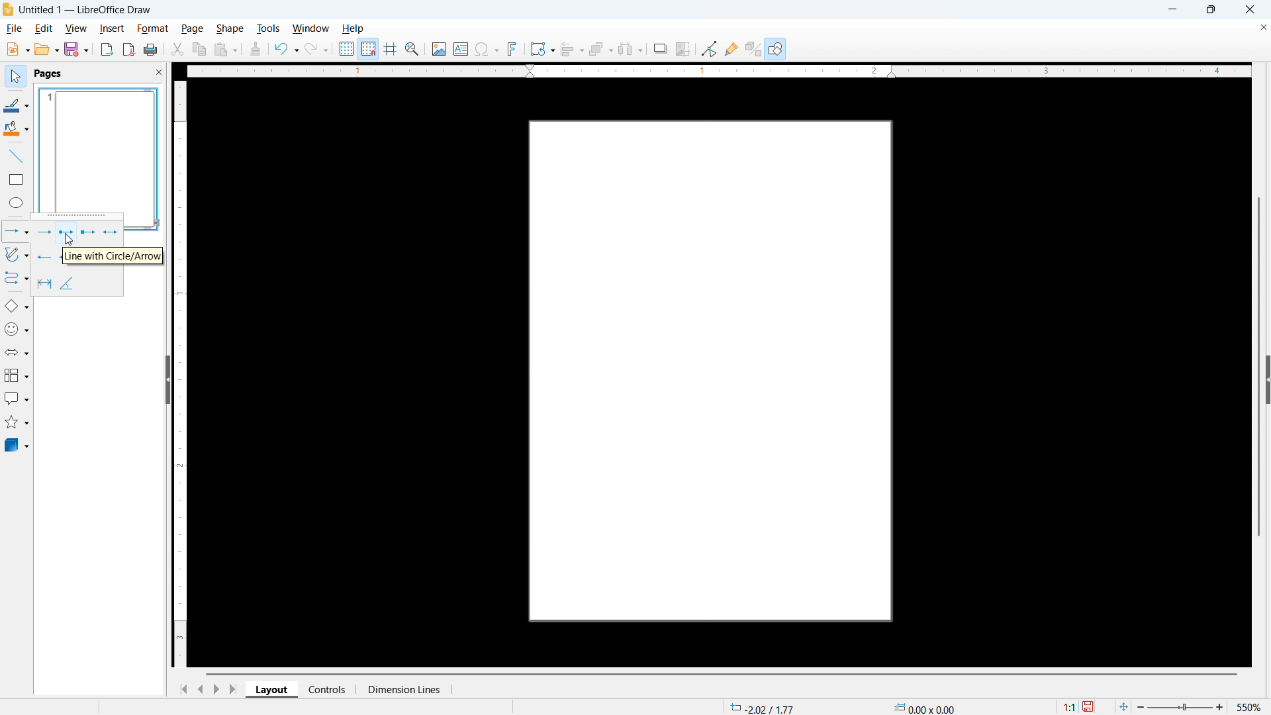  Describe the element at coordinates (46, 49) in the screenshot. I see `open ` at that location.